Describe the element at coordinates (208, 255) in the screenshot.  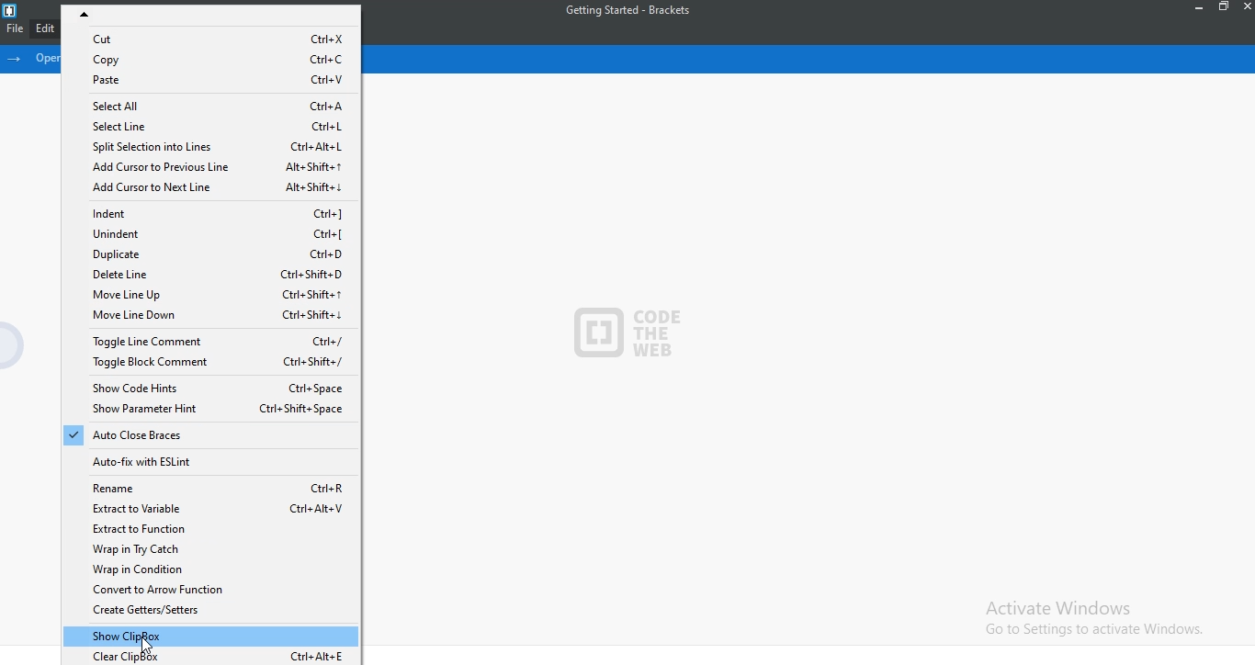
I see `Duplicate` at that location.